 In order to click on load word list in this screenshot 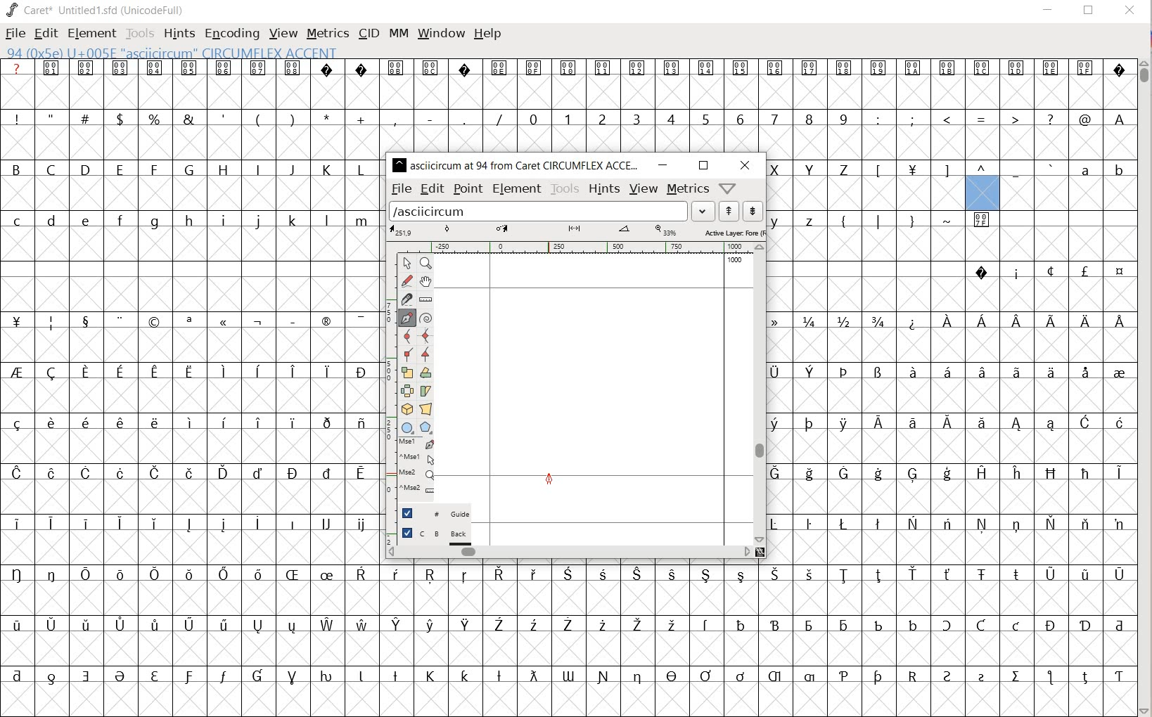, I will do `click(551, 212)`.